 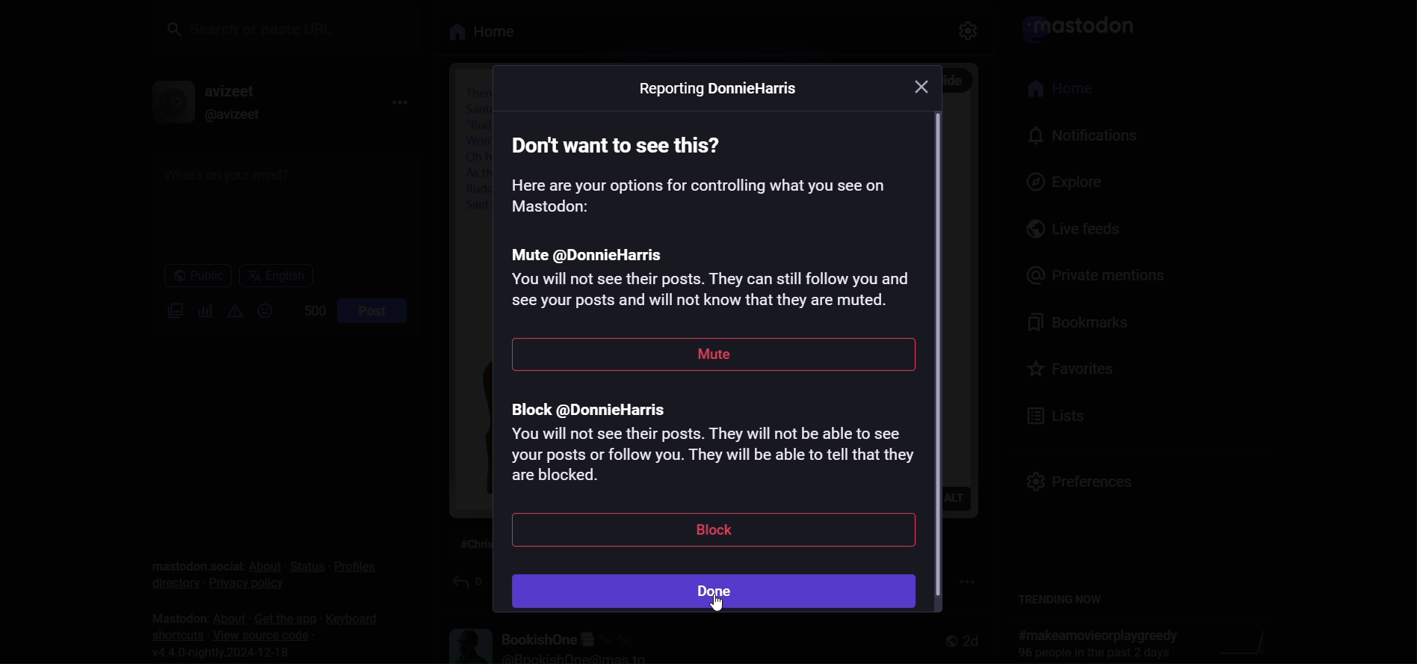 What do you see at coordinates (711, 220) in the screenshot?
I see `Don't want to see this?

Here are your options for controlling what you see on
Mastodon:

Mute @DonnieHarris

You will not see their posts. They can still follow you and
see your posts and will not know that they are muted.` at bounding box center [711, 220].